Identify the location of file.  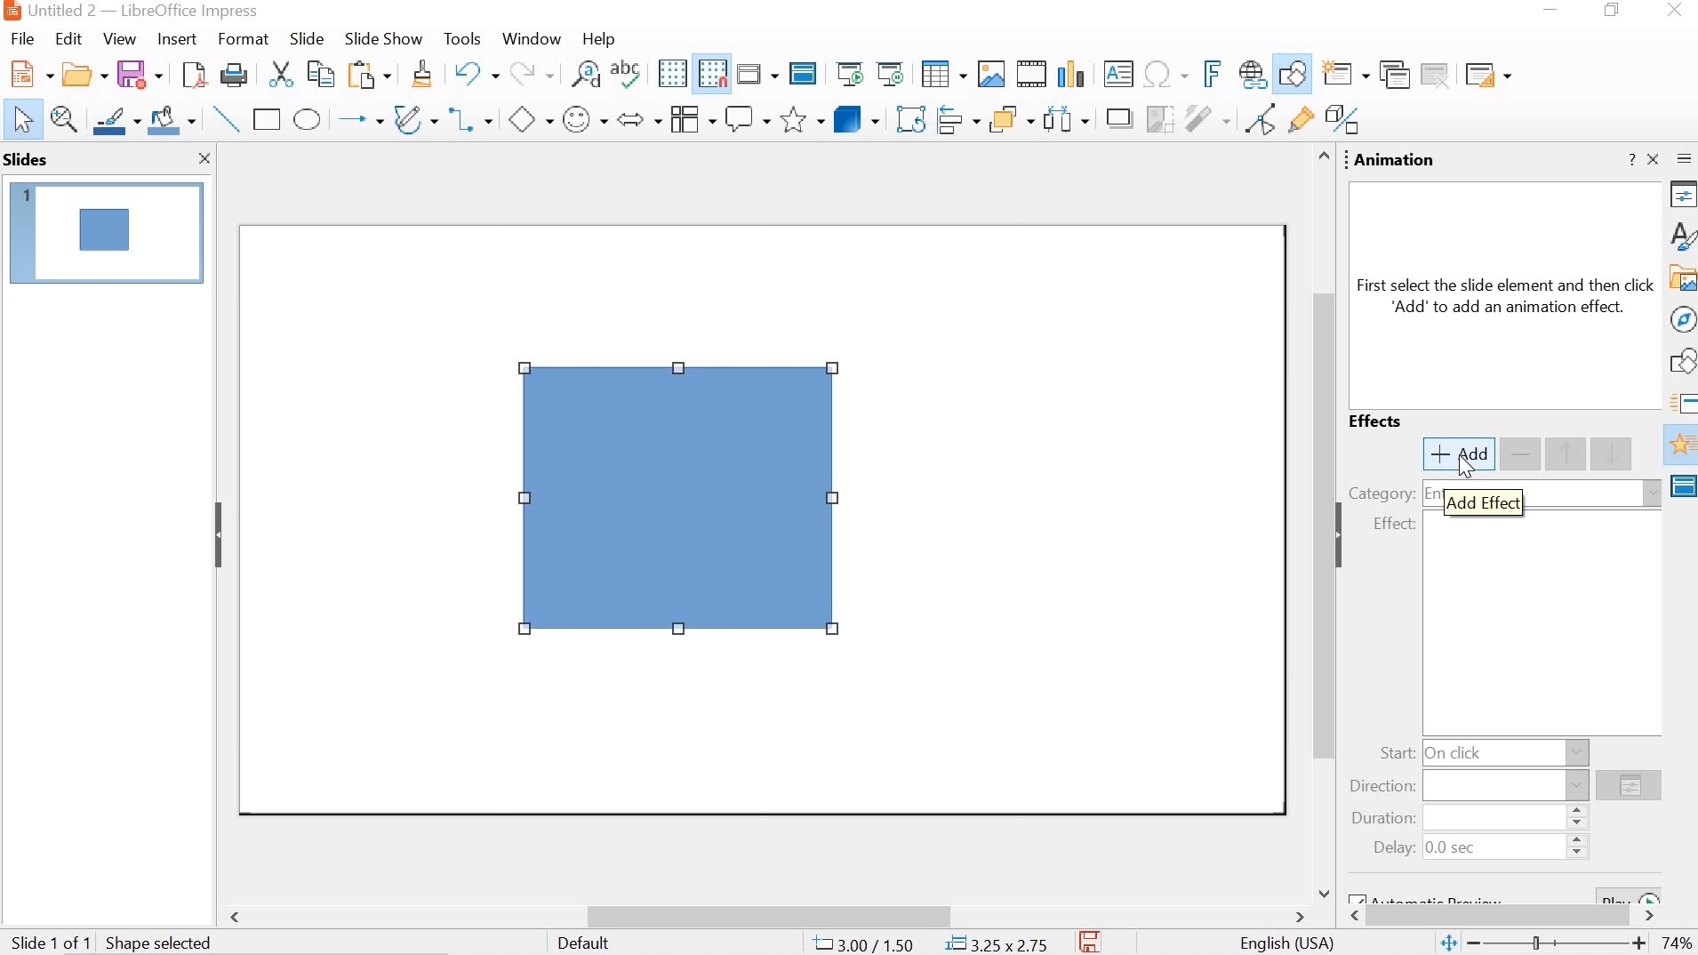
(22, 39).